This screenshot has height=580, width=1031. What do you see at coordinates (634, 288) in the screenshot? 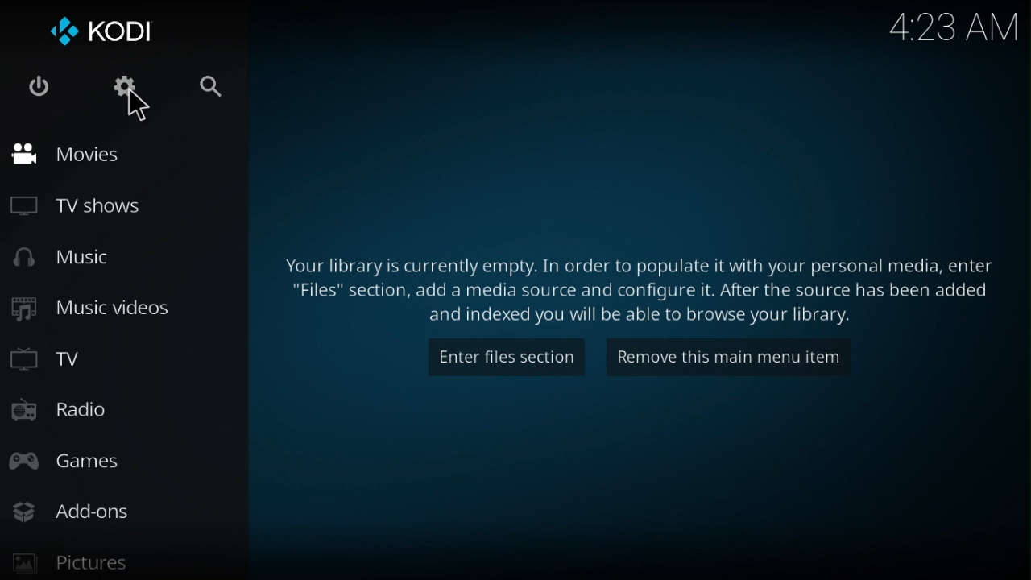
I see `Text` at bounding box center [634, 288].